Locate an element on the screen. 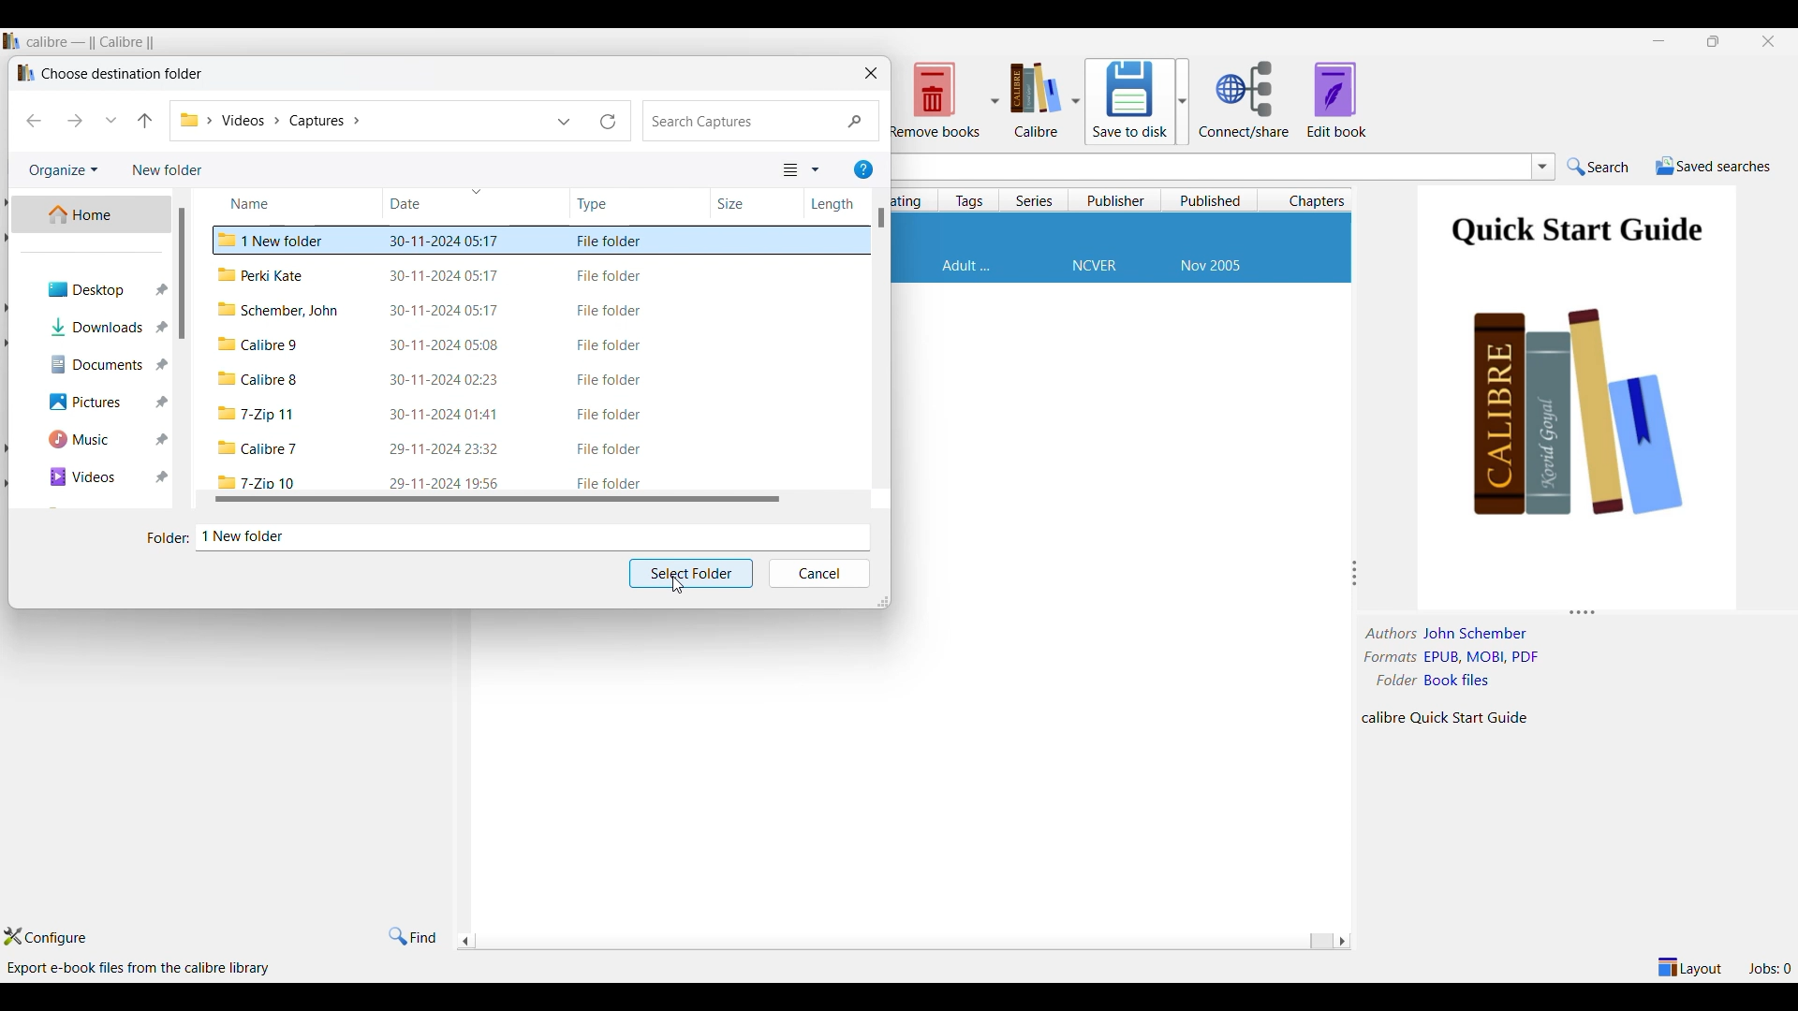 The image size is (1798, 1011). date is located at coordinates (446, 414).